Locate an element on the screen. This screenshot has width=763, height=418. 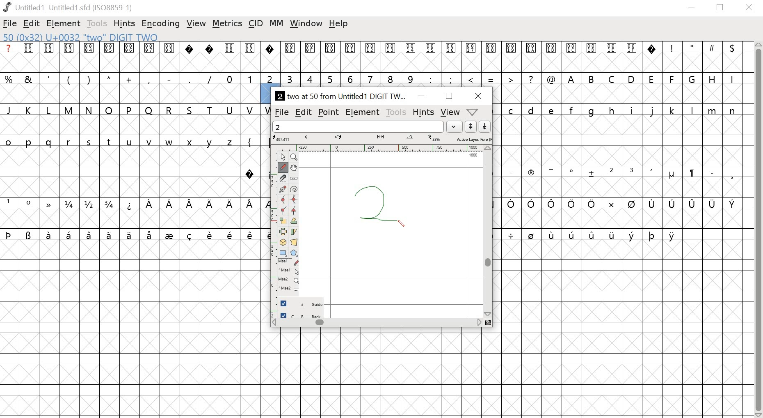
edit is located at coordinates (303, 113).